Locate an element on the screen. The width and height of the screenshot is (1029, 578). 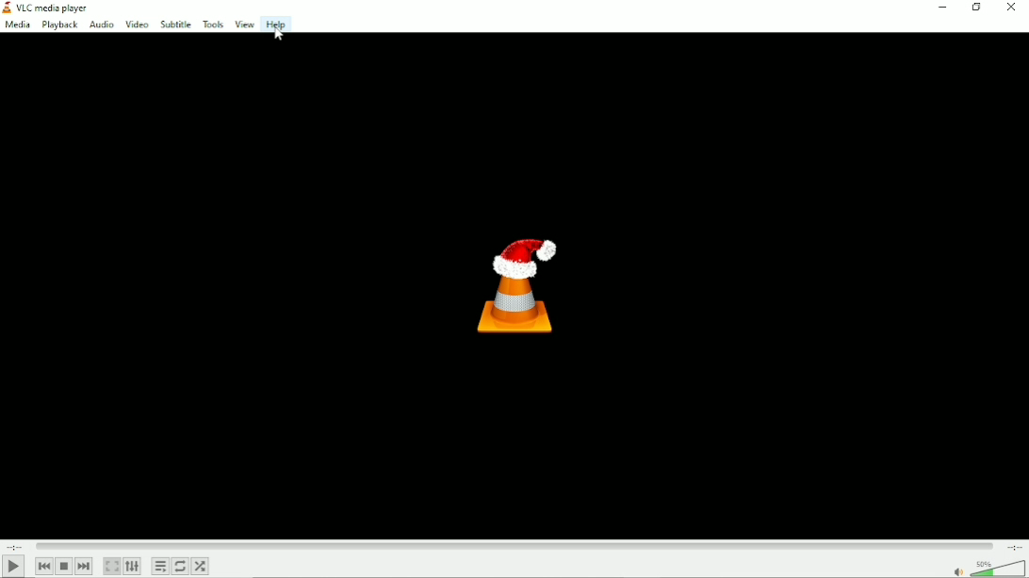
Previous is located at coordinates (44, 566).